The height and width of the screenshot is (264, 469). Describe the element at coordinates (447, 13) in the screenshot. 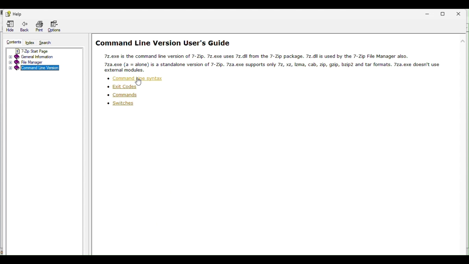

I see `restore ` at that location.